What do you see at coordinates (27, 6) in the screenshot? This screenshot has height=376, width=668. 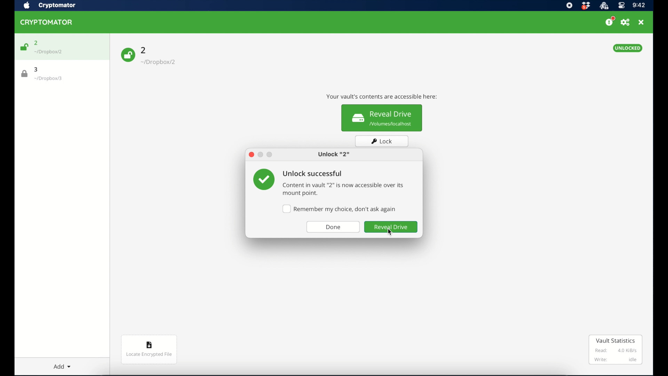 I see `apple icon` at bounding box center [27, 6].